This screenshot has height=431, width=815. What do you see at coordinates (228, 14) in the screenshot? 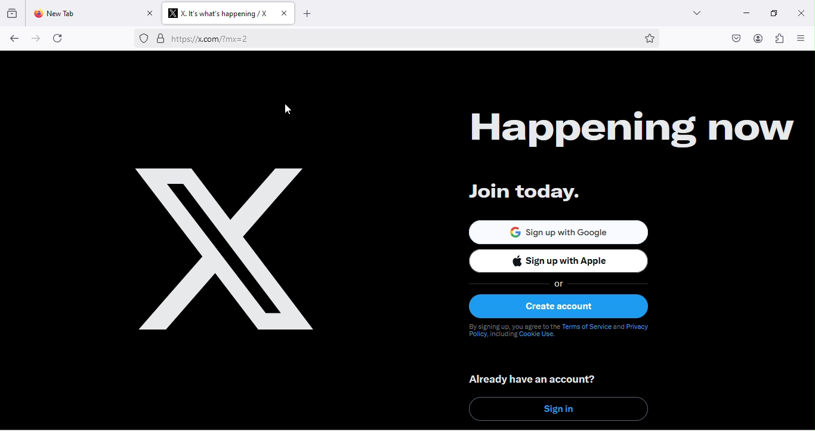
I see `title` at bounding box center [228, 14].